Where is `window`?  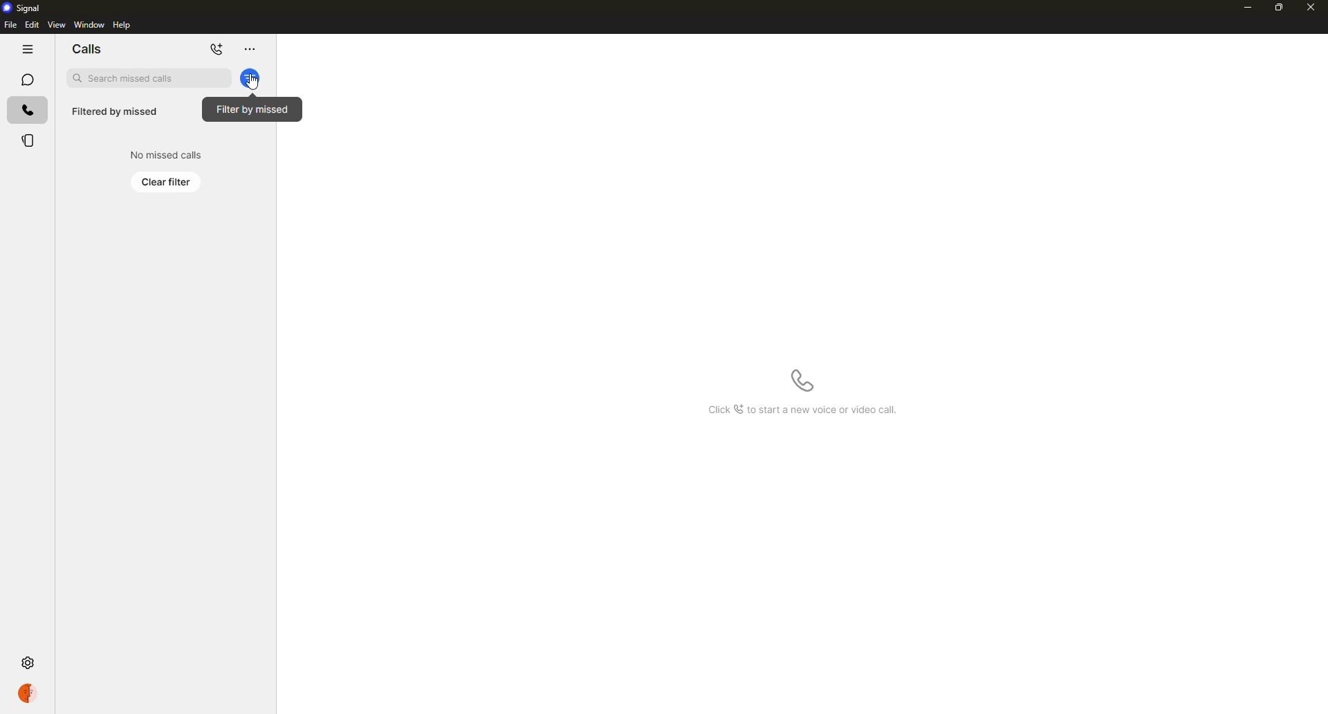 window is located at coordinates (89, 24).